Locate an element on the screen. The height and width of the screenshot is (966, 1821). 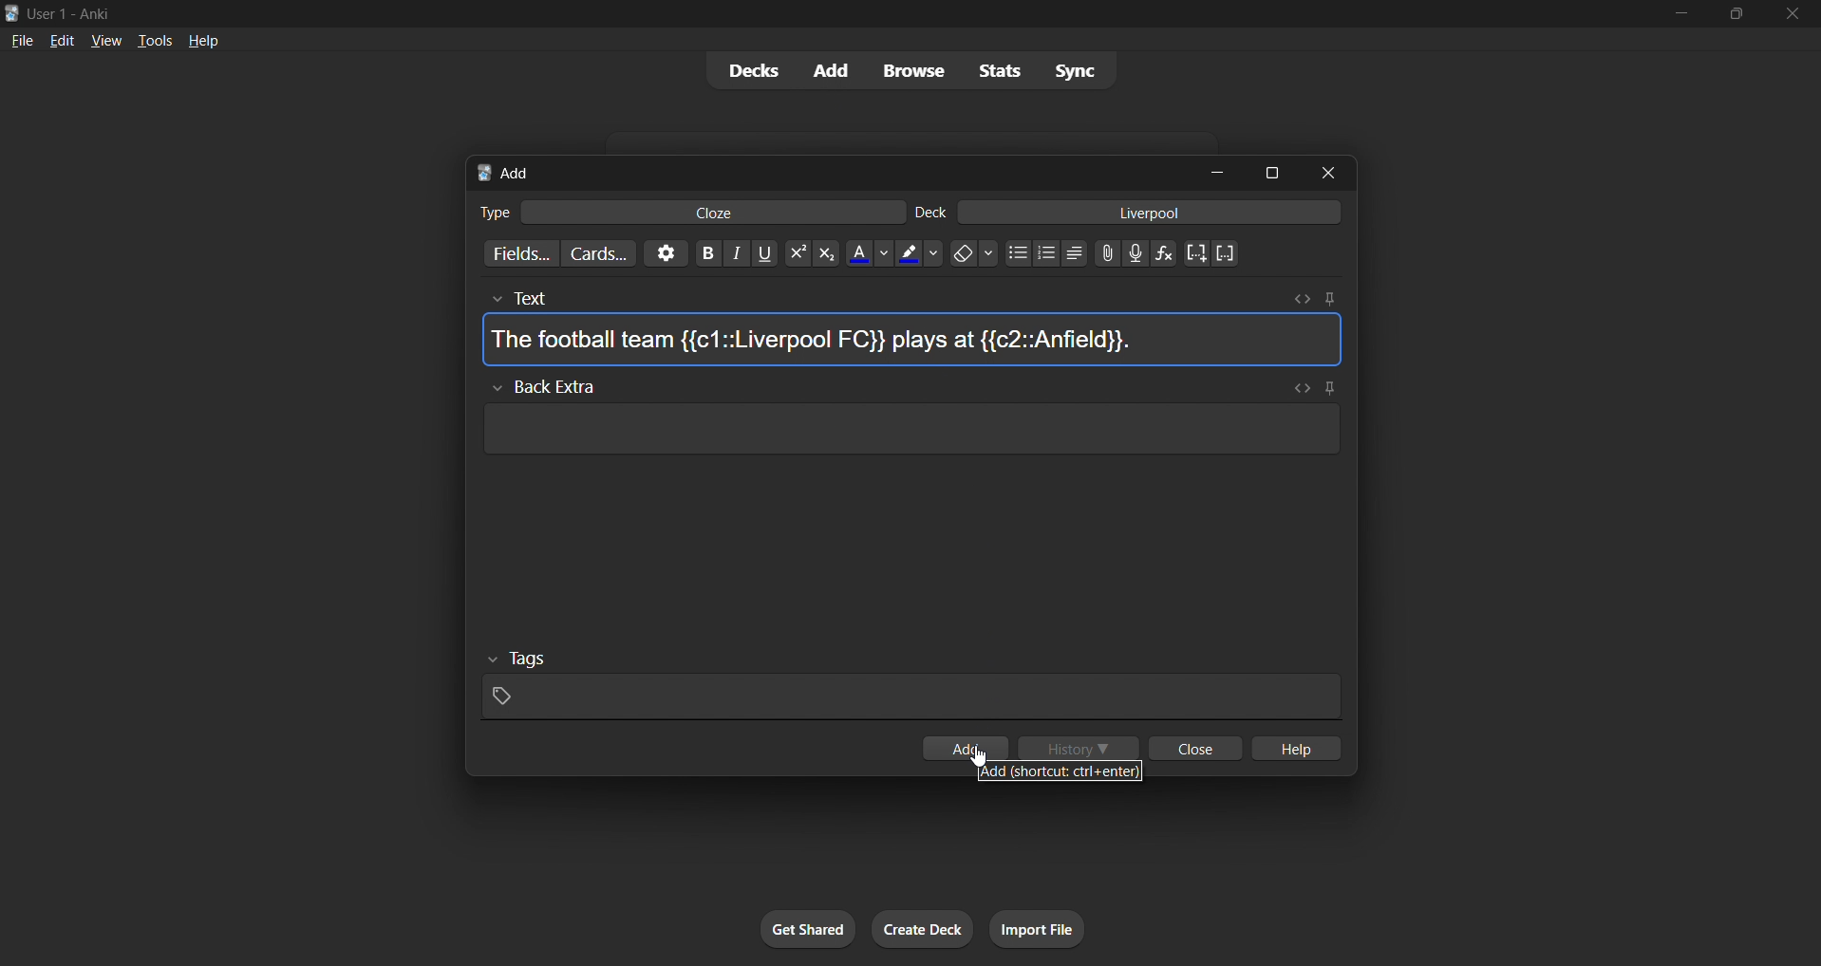
toggle html editor is located at coordinates (1305, 299).